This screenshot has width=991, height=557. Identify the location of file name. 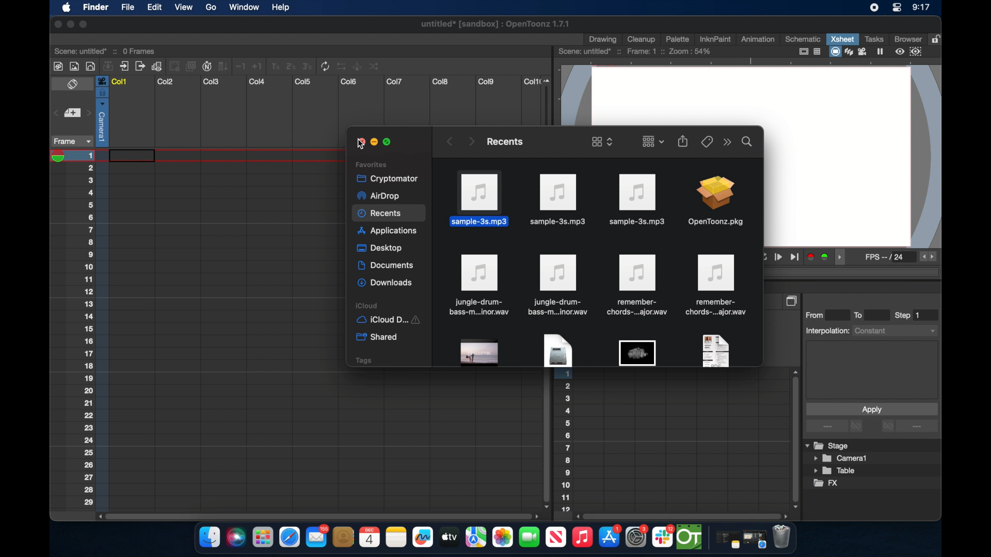
(496, 26).